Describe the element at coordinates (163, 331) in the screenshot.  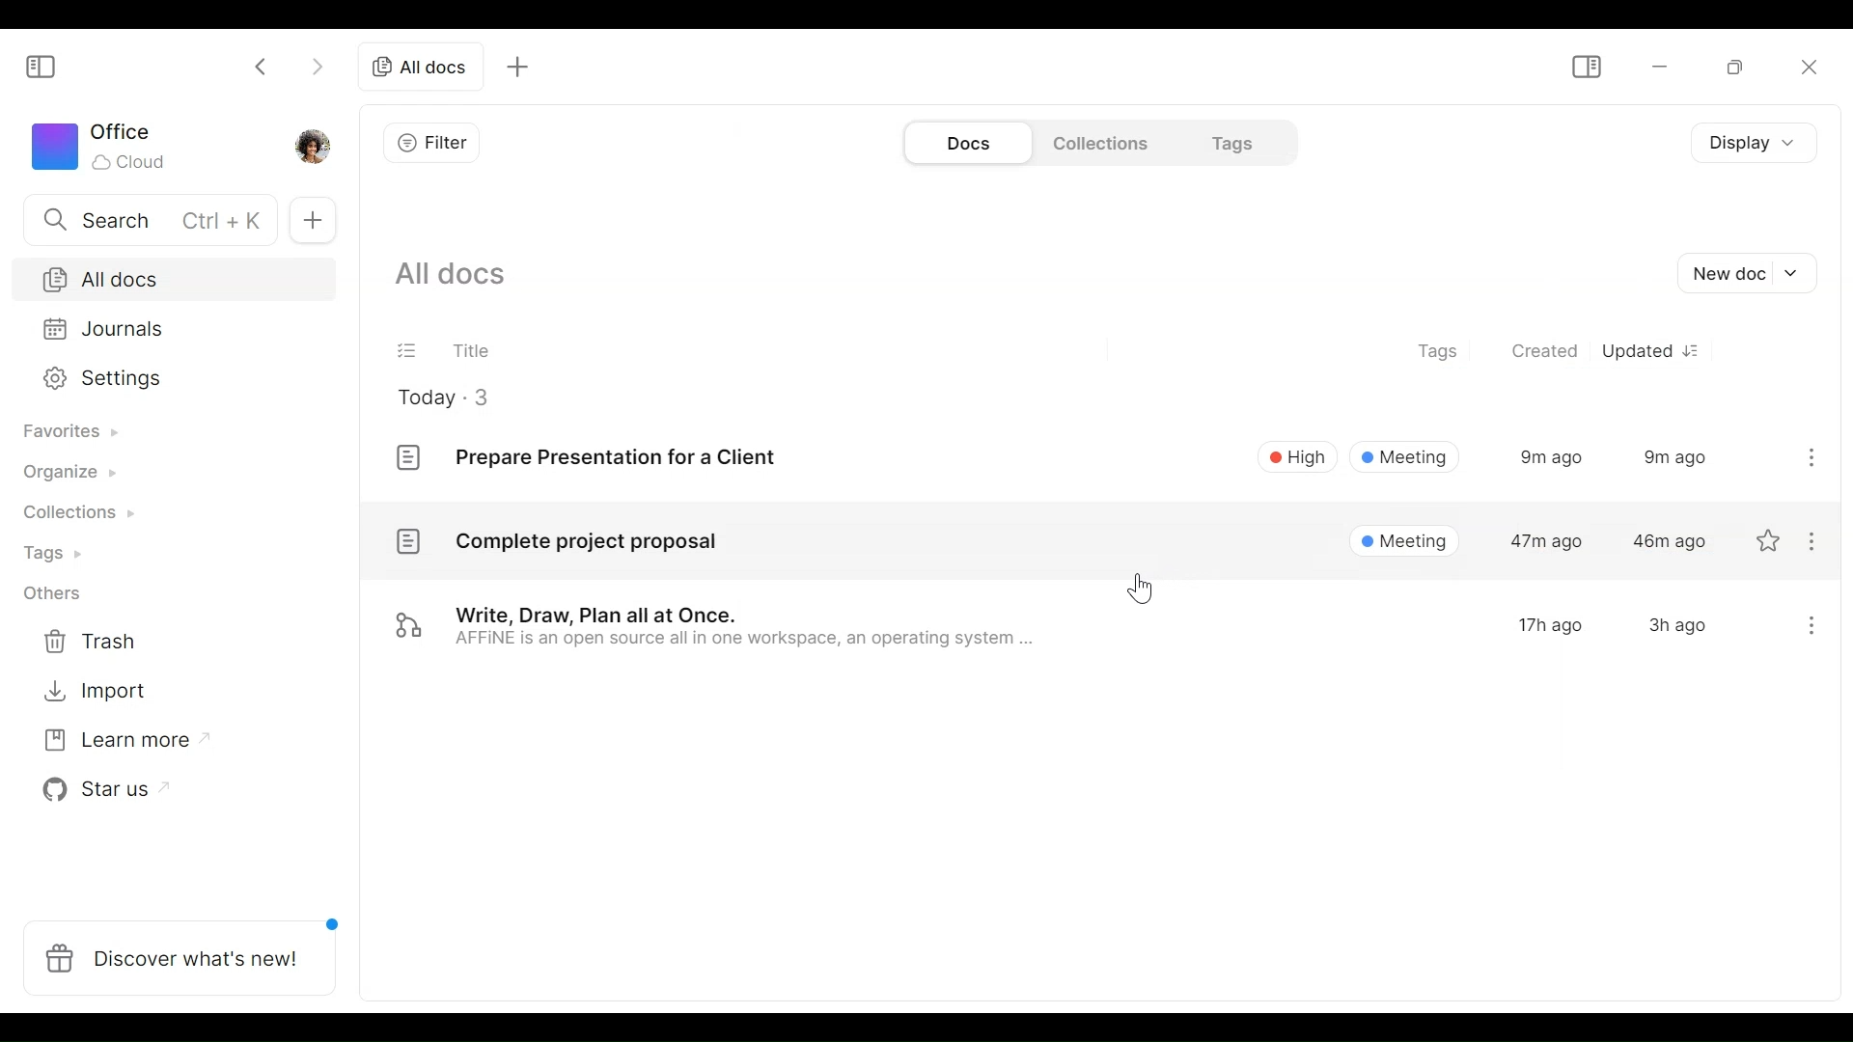
I see `Journal` at that location.